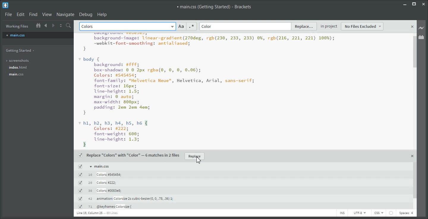  Describe the element at coordinates (106, 207) in the screenshot. I see `71 @keyframes Colorsize {` at that location.